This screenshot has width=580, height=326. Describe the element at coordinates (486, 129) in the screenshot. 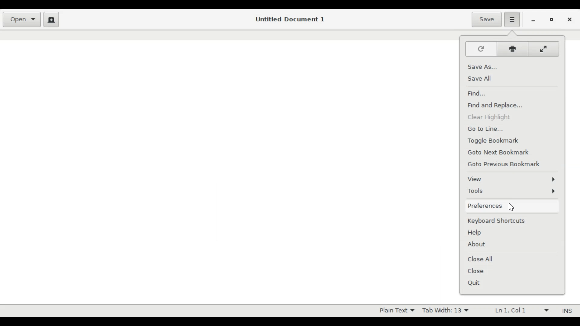

I see `Go to line` at that location.